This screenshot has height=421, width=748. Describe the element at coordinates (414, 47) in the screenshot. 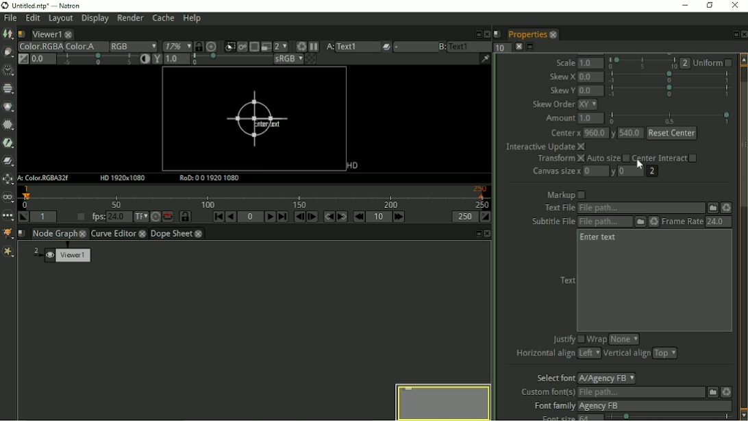

I see `menu` at that location.